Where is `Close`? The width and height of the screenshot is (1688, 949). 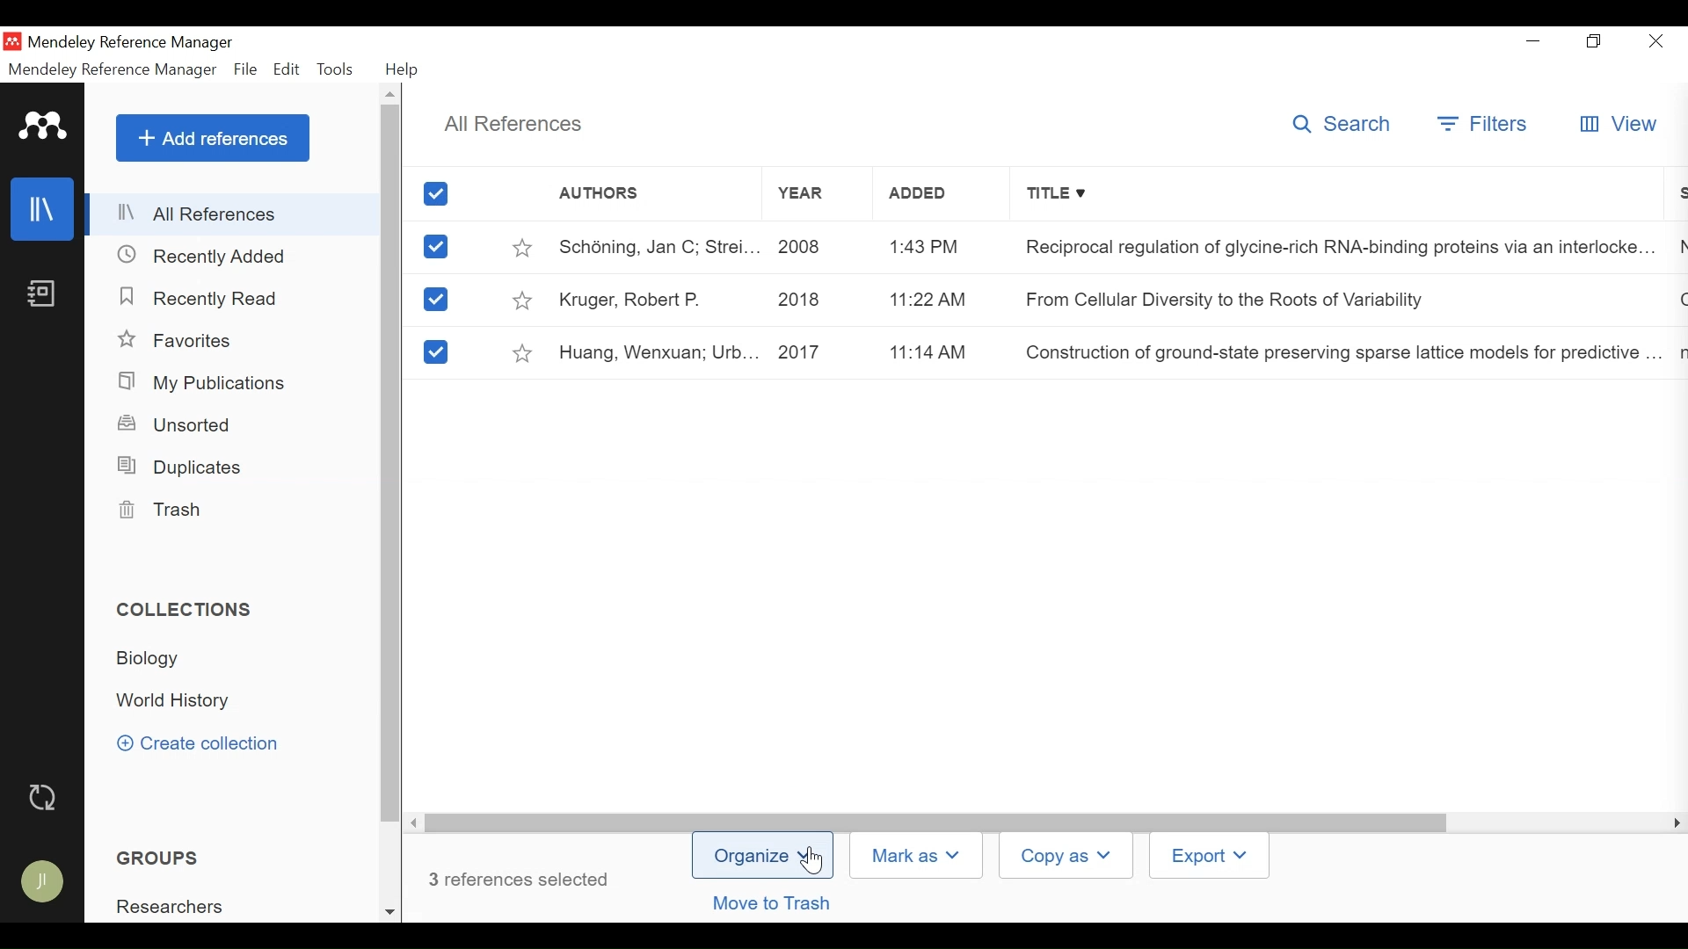
Close is located at coordinates (1657, 41).